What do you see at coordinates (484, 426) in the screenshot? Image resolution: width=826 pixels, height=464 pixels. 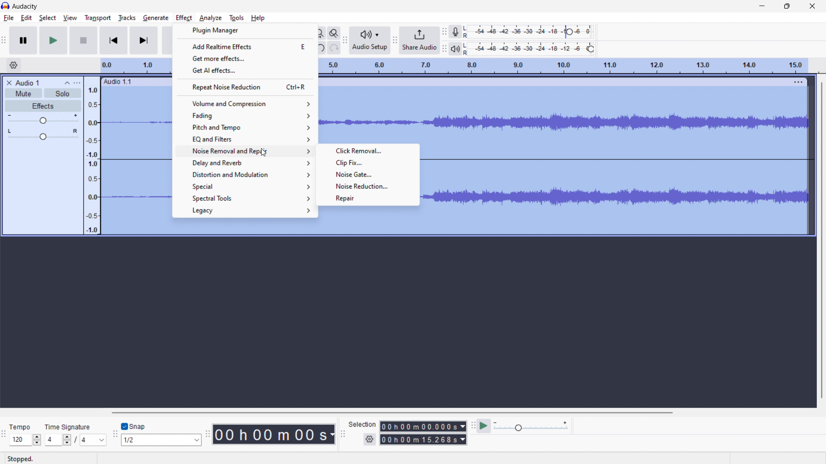 I see `play at speed` at bounding box center [484, 426].